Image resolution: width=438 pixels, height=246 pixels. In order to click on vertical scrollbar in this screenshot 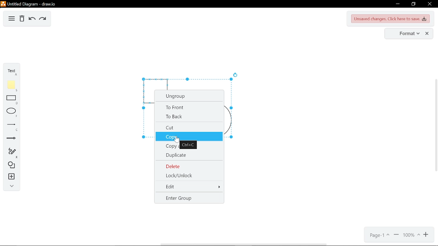, I will do `click(435, 125)`.